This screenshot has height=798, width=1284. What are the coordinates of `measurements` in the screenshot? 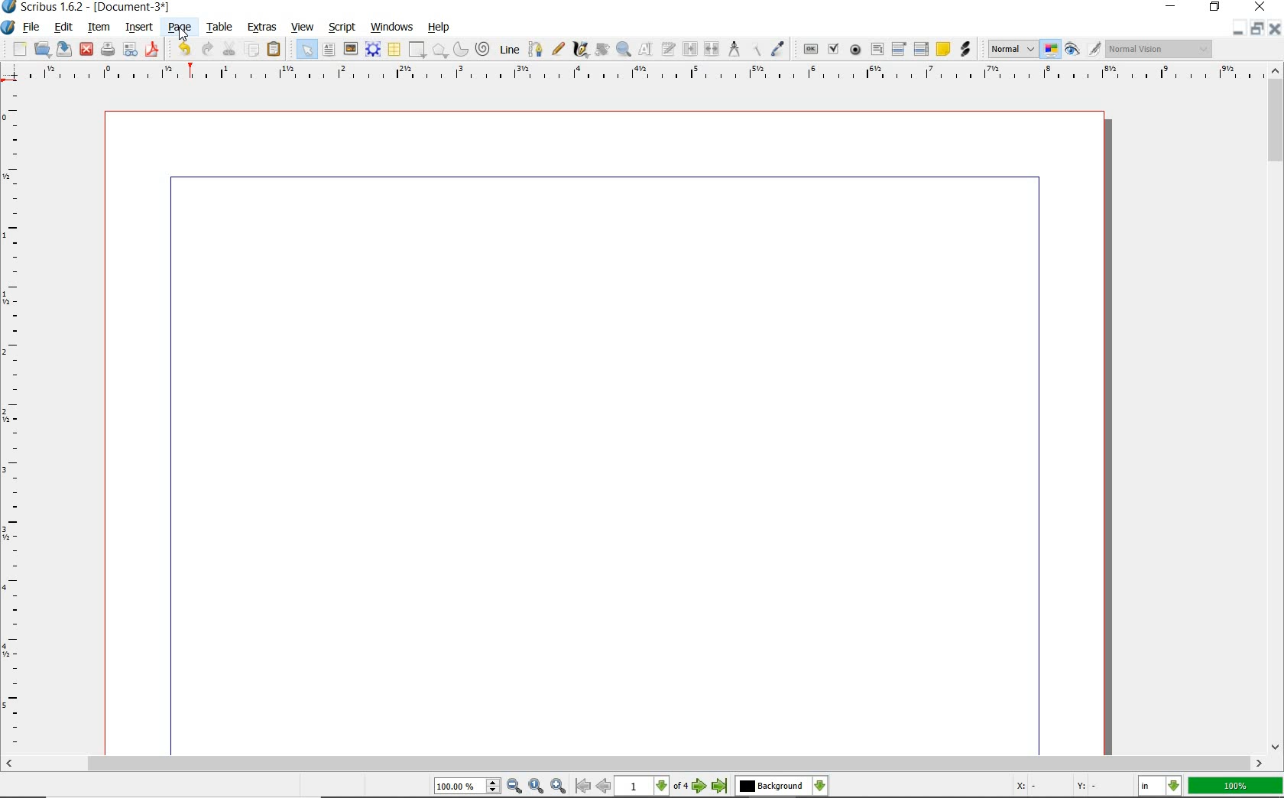 It's located at (733, 50).